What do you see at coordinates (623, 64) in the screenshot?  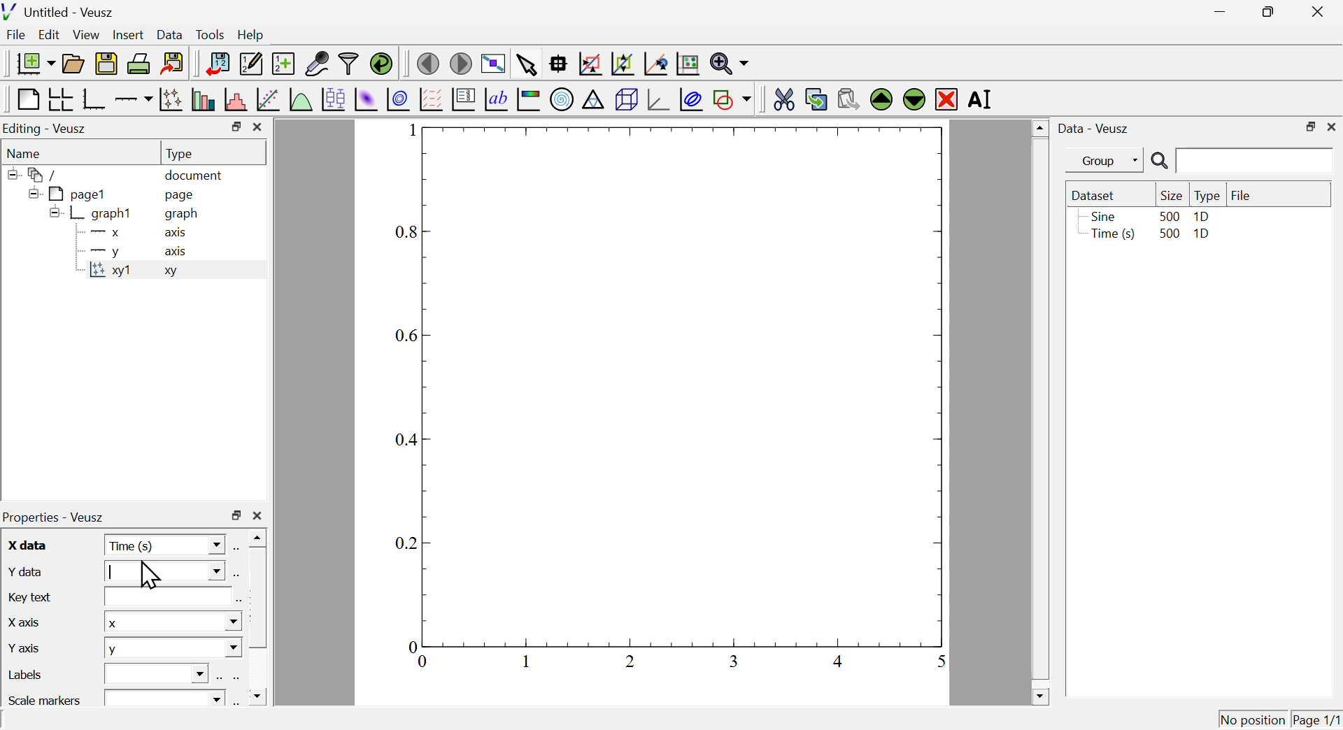 I see `zoom out of graph axes` at bounding box center [623, 64].